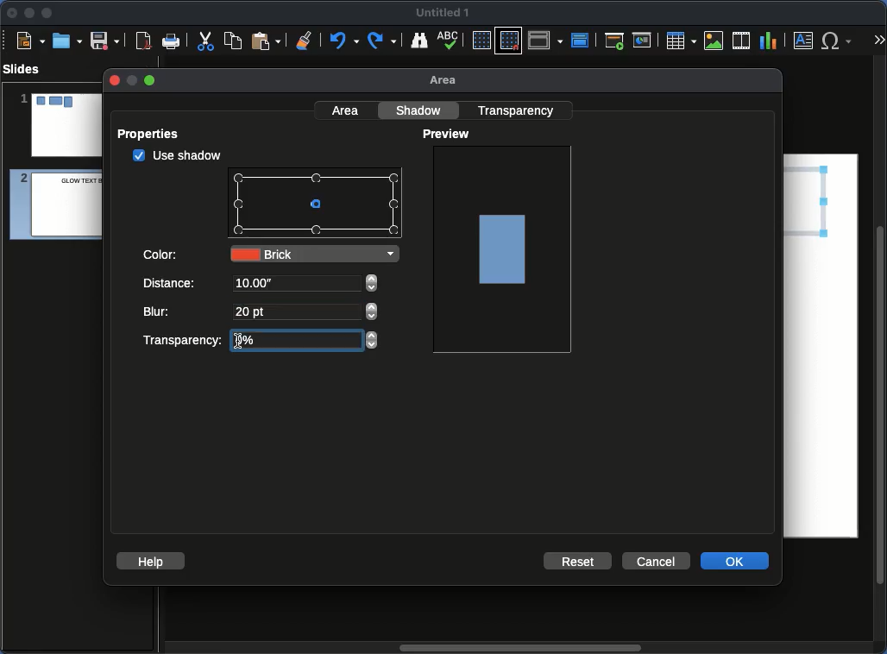 The height and width of the screenshot is (654, 887). I want to click on Brick, so click(314, 254).